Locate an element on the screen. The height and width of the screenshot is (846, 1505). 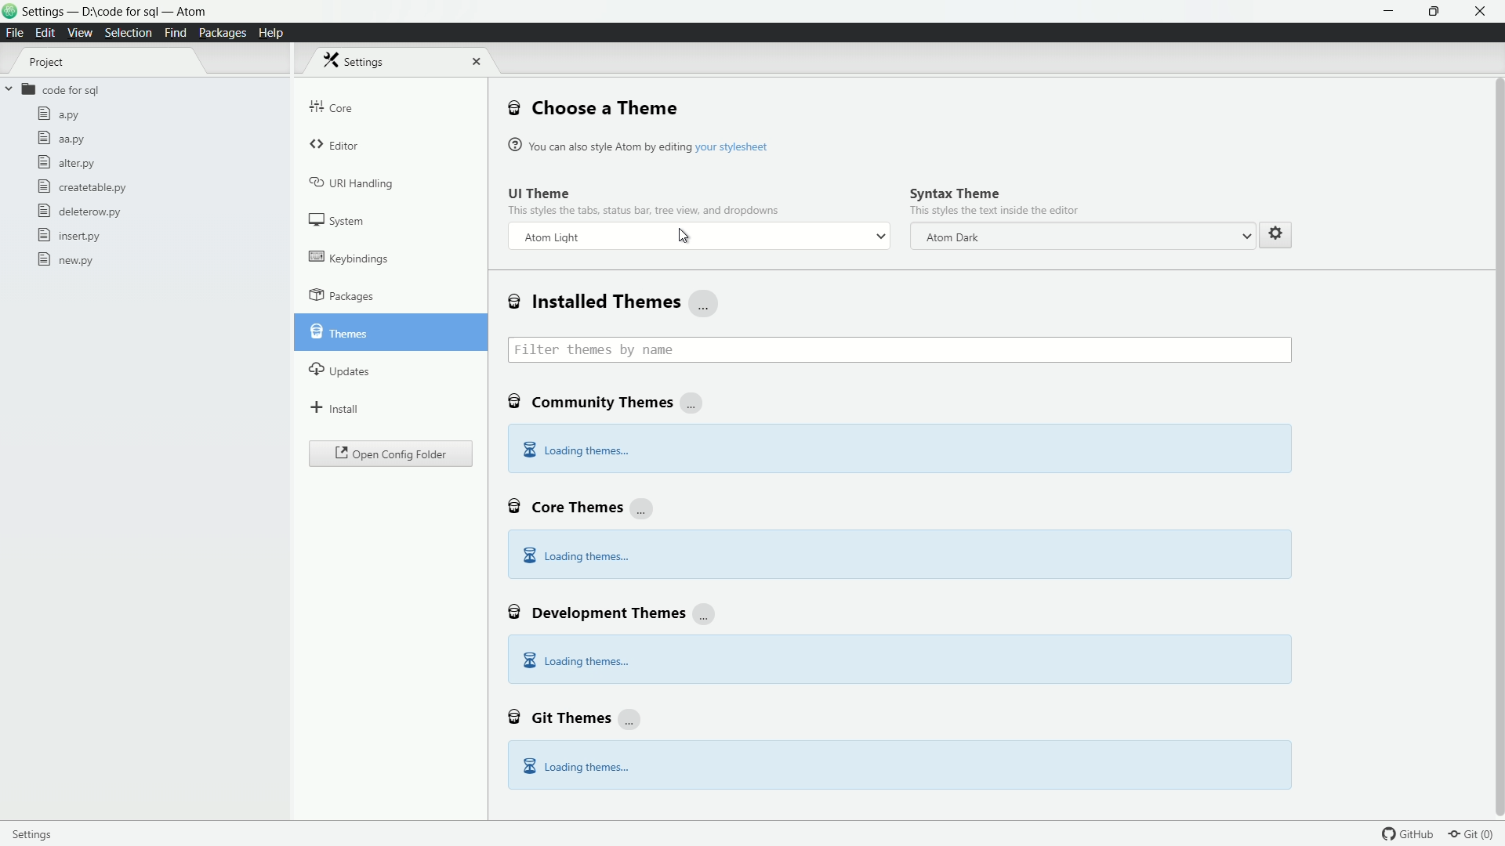
view menu is located at coordinates (78, 33).